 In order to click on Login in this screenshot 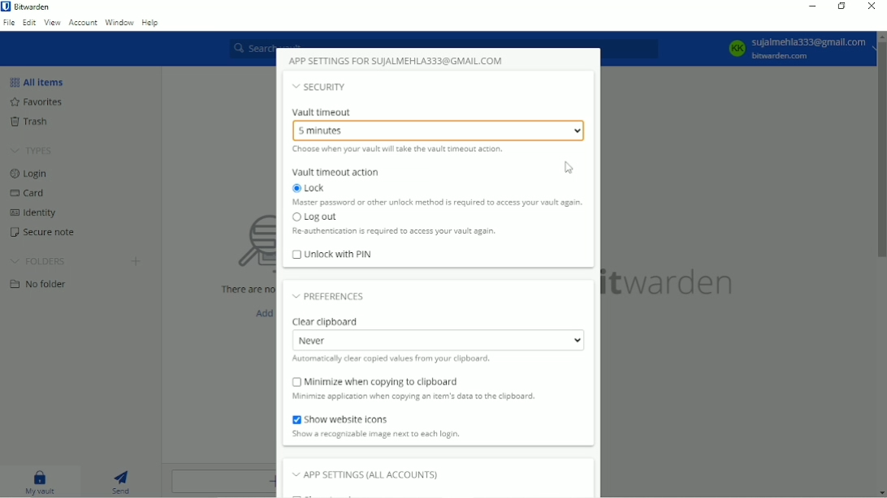, I will do `click(28, 174)`.